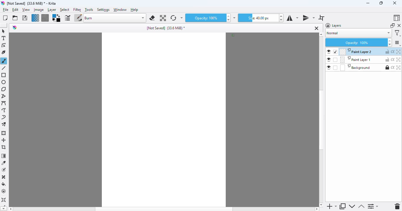 The image size is (402, 211). Describe the element at coordinates (64, 10) in the screenshot. I see `select` at that location.